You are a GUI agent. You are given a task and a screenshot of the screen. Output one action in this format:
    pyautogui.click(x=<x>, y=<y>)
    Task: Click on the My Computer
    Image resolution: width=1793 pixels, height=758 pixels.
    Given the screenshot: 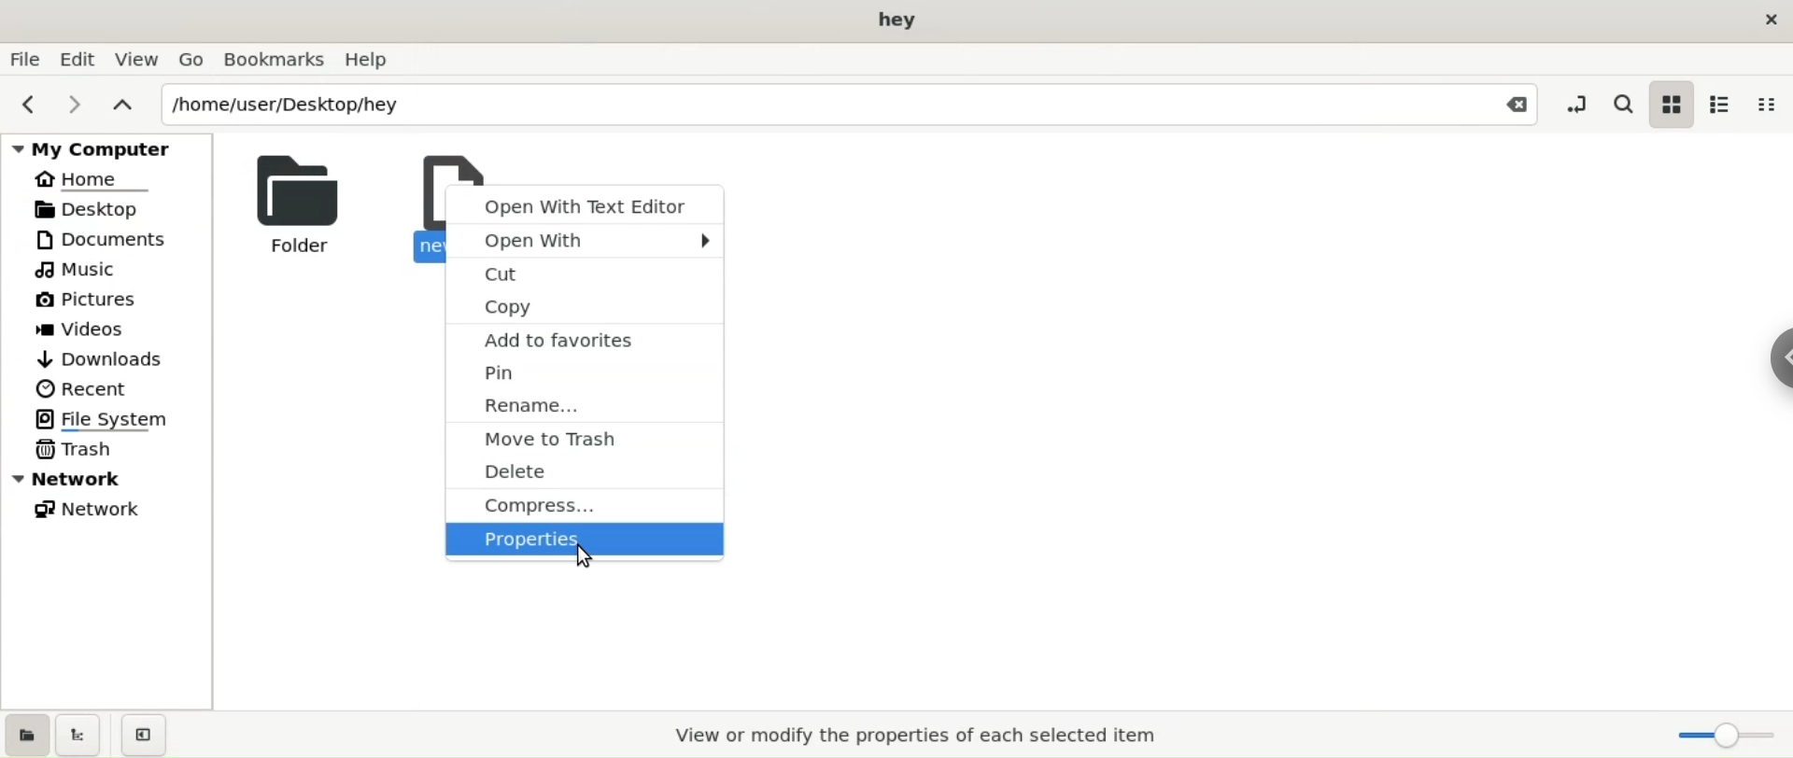 What is the action you would take?
    pyautogui.click(x=104, y=147)
    